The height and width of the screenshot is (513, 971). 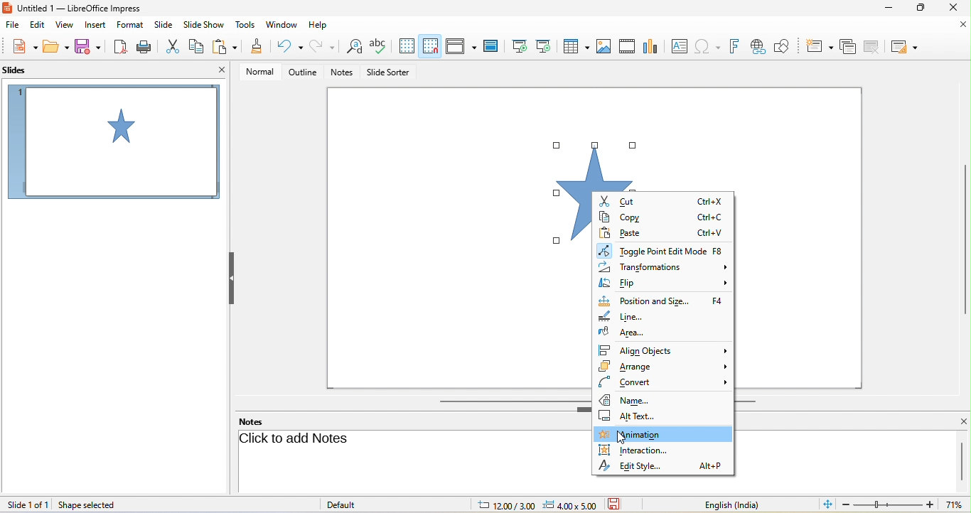 What do you see at coordinates (23, 46) in the screenshot?
I see `new` at bounding box center [23, 46].